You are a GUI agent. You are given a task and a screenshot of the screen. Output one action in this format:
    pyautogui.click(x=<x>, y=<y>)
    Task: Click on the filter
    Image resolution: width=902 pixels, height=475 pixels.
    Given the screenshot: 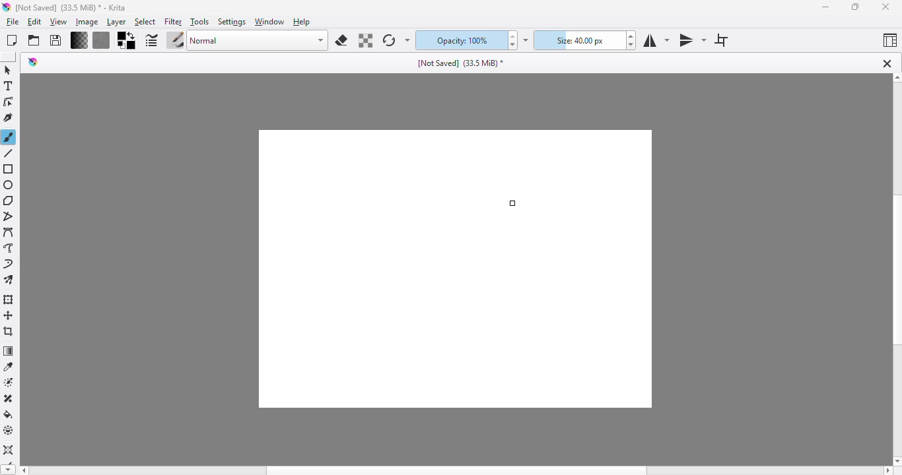 What is the action you would take?
    pyautogui.click(x=174, y=22)
    